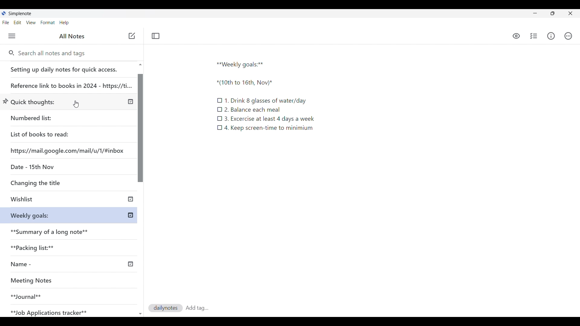 The width and height of the screenshot is (580, 326). Describe the element at coordinates (48, 23) in the screenshot. I see `Format menu` at that location.